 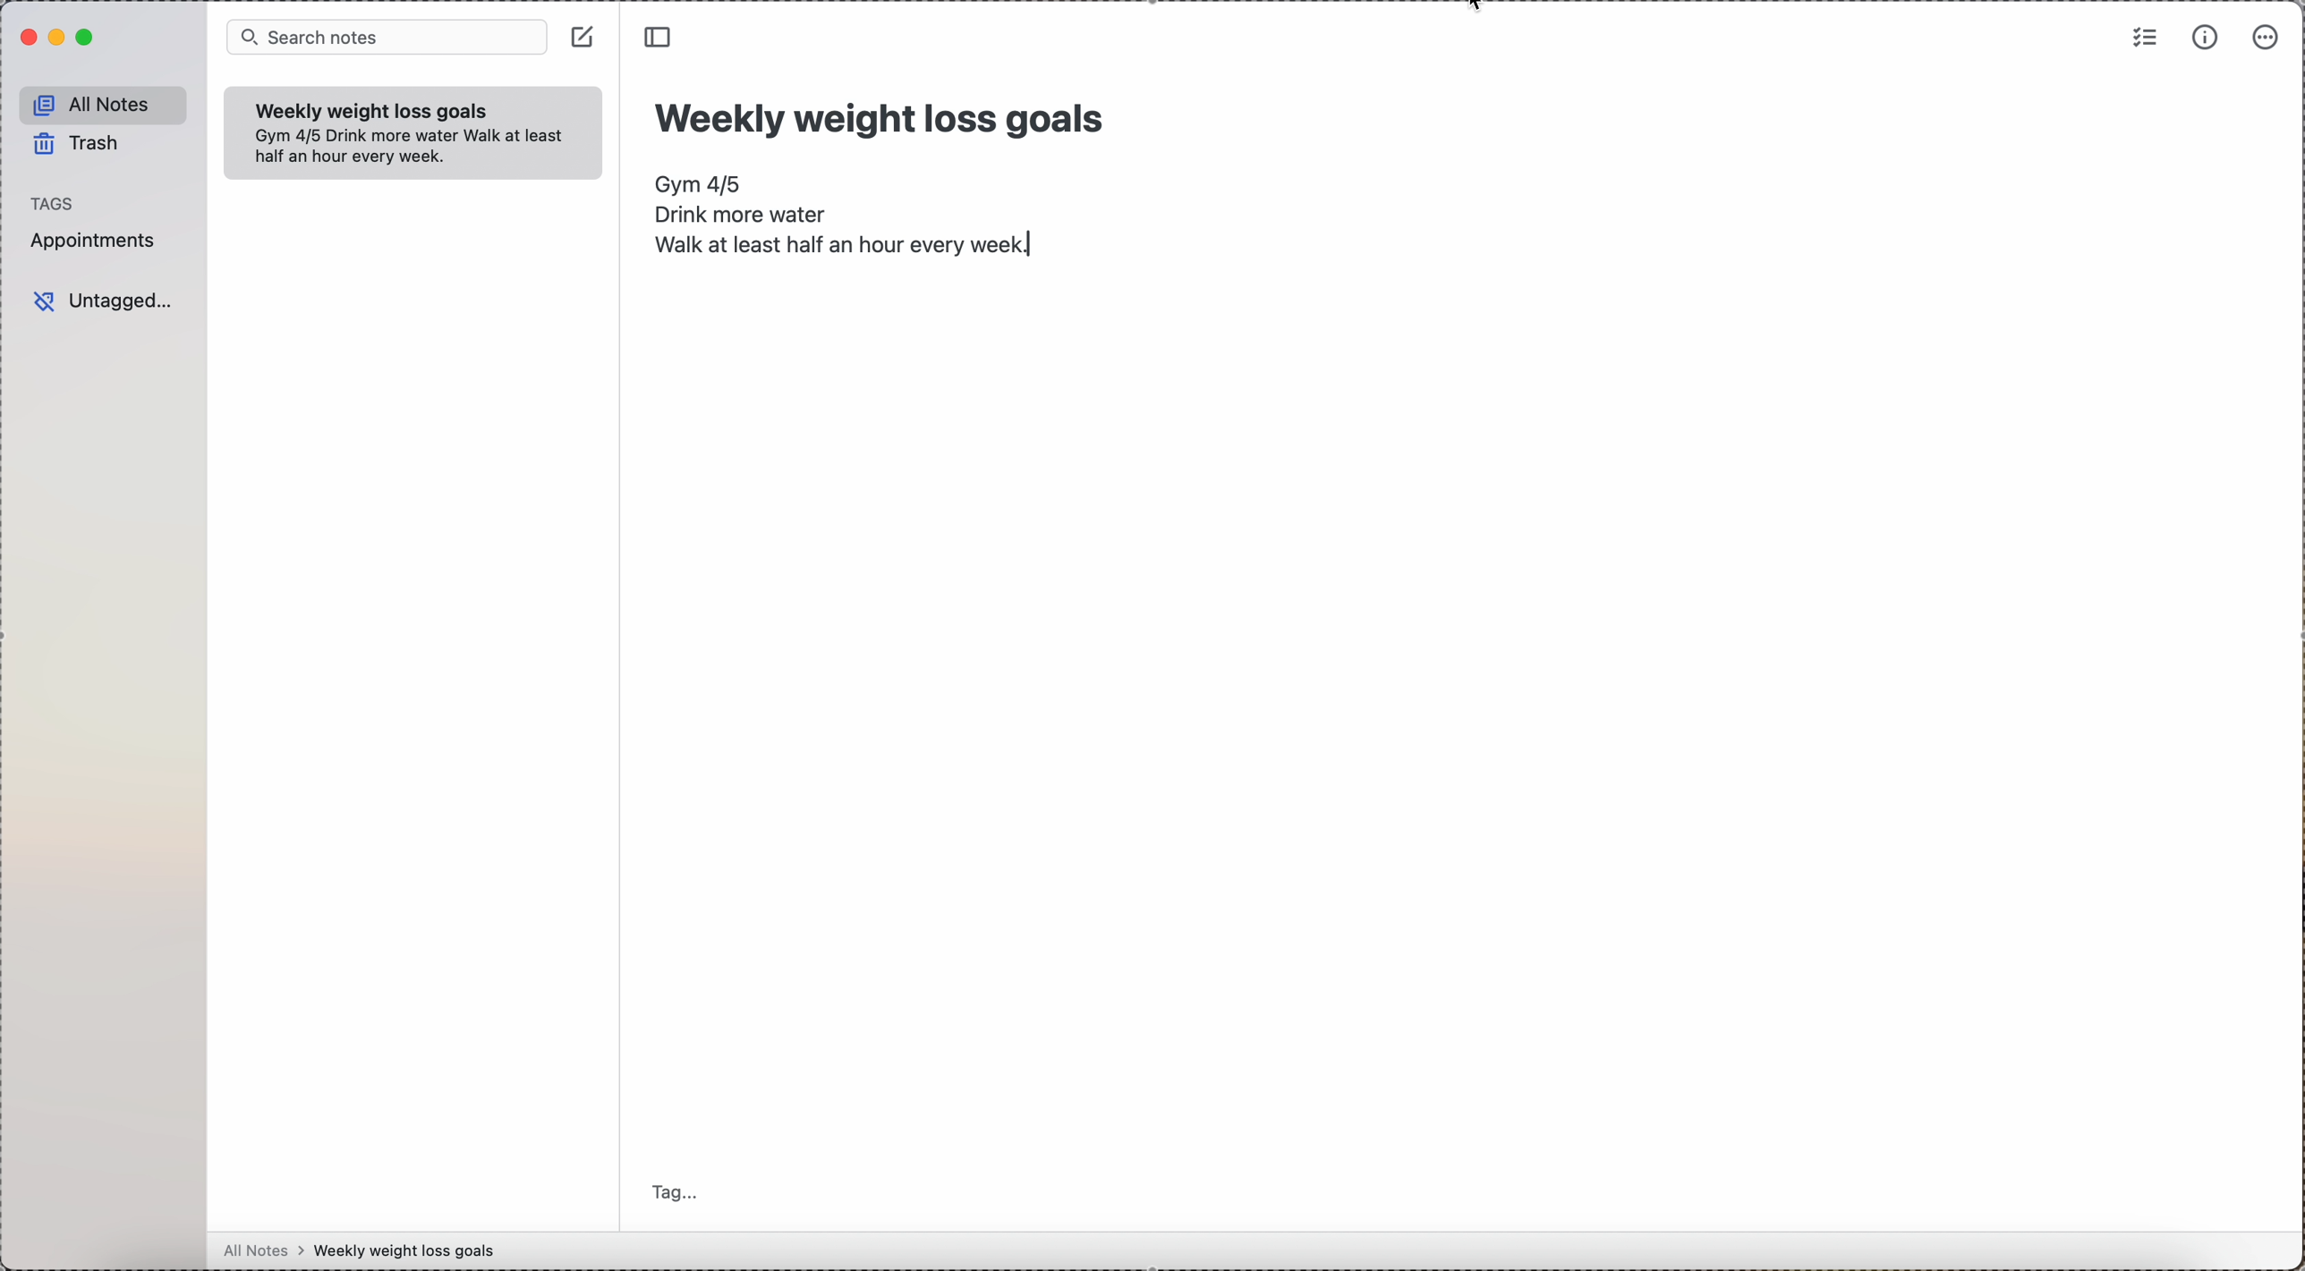 What do you see at coordinates (740, 215) in the screenshot?
I see `drink more water` at bounding box center [740, 215].